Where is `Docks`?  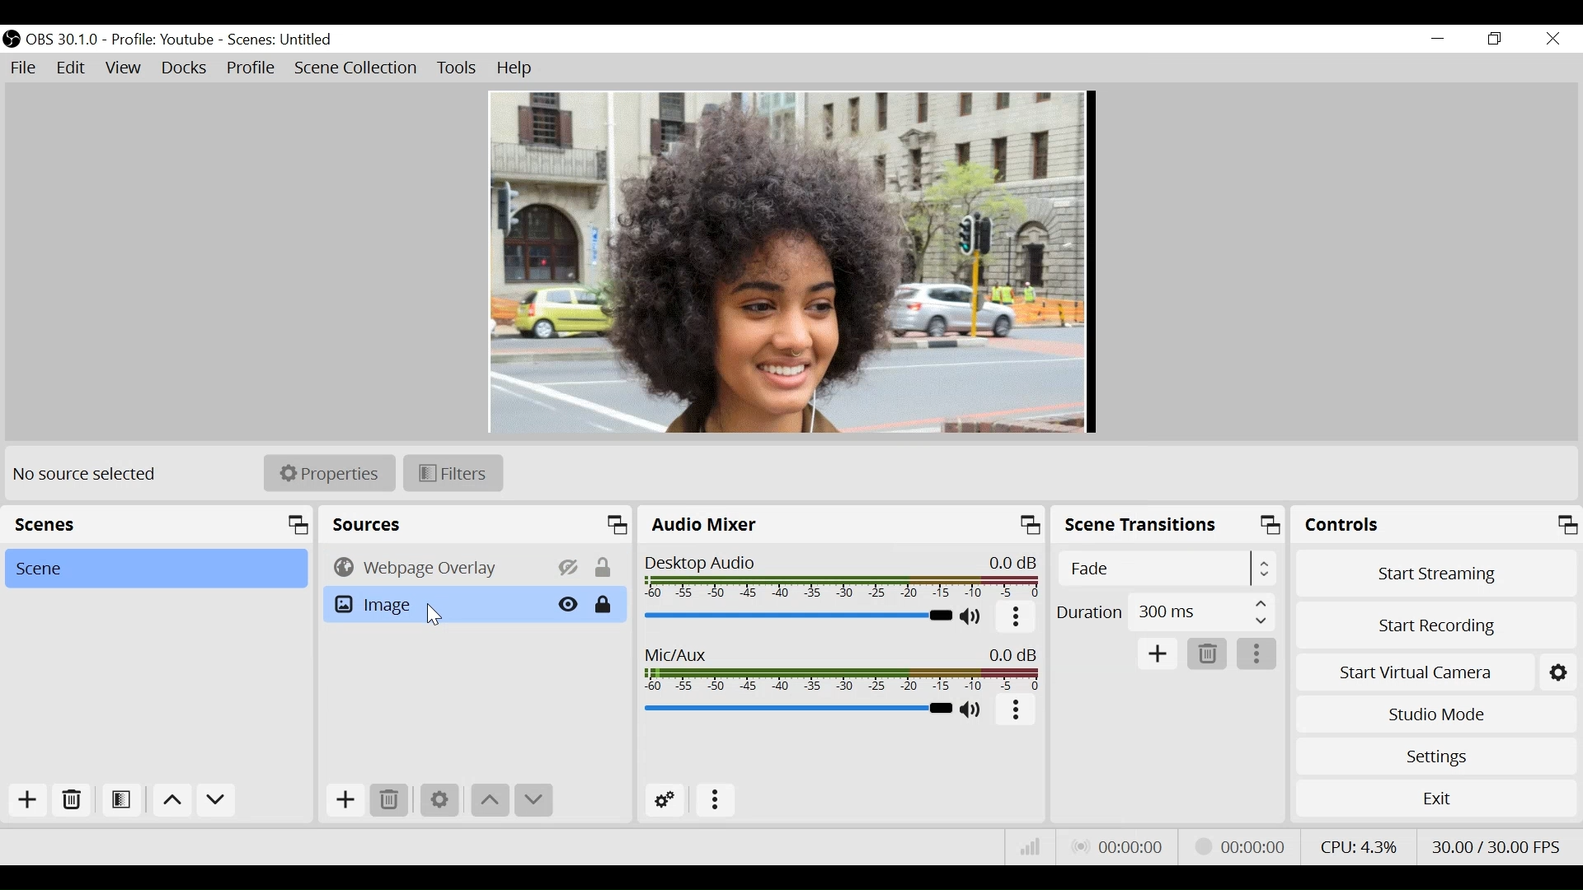
Docks is located at coordinates (186, 68).